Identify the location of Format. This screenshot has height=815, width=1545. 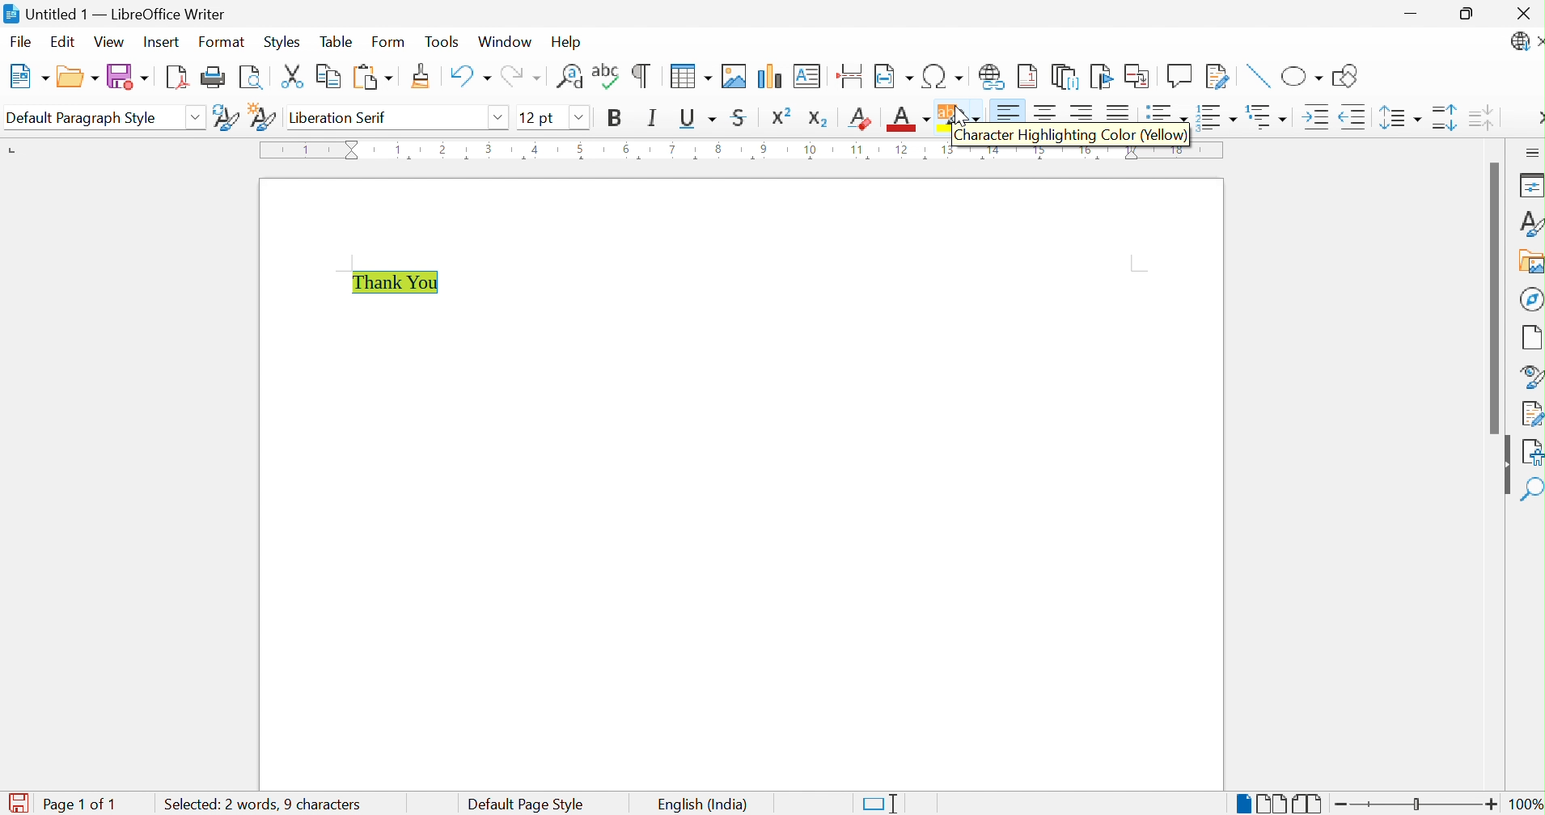
(223, 43).